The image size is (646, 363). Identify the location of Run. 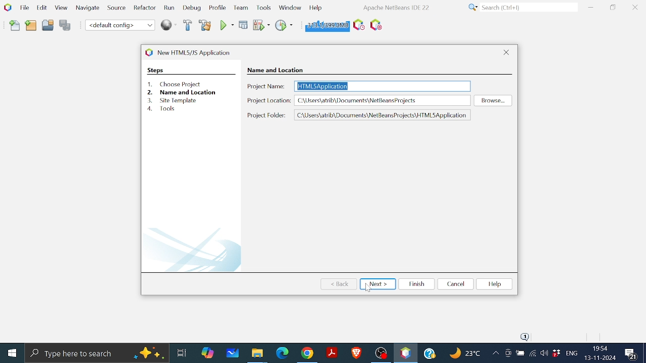
(169, 8).